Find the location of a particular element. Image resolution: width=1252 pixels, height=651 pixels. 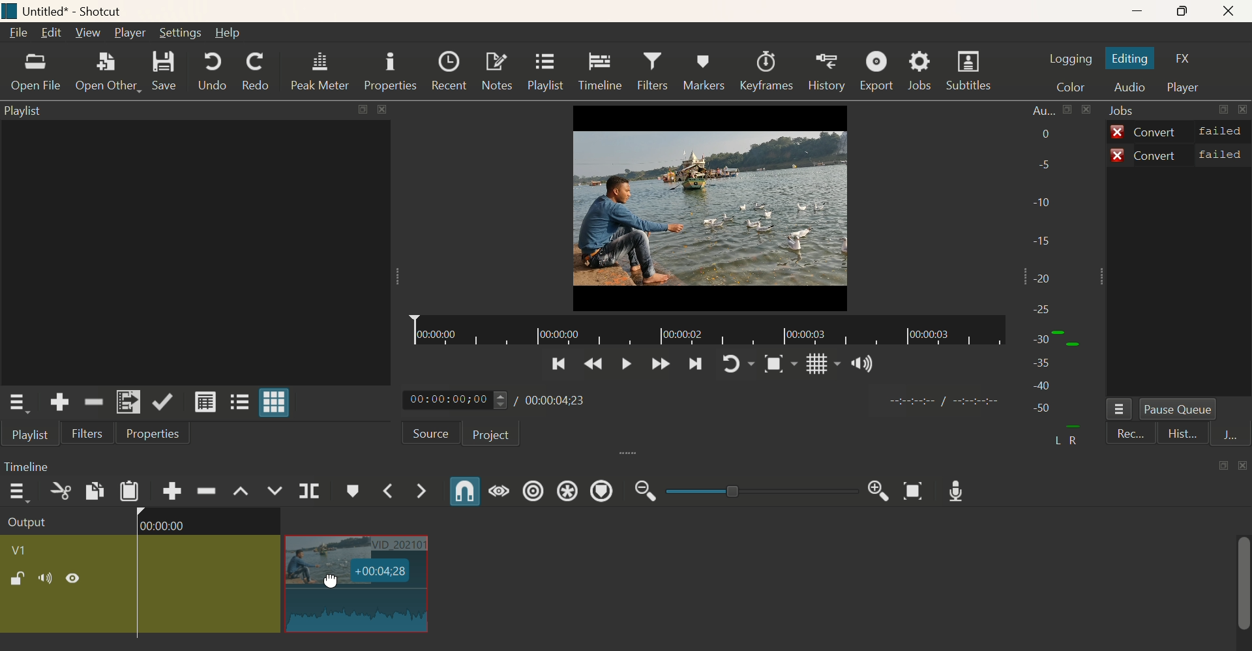

Open Other is located at coordinates (108, 74).